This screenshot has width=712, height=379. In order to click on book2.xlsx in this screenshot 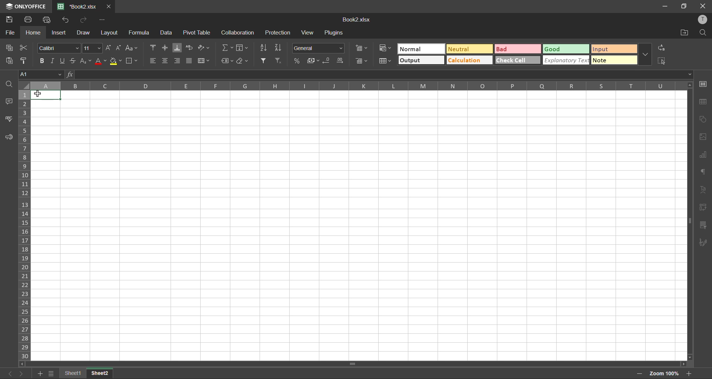, I will do `click(76, 6)`.